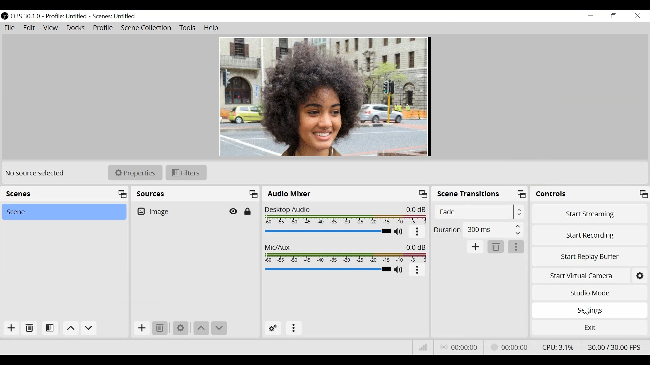 The width and height of the screenshot is (650, 365). What do you see at coordinates (89, 329) in the screenshot?
I see `Move down` at bounding box center [89, 329].